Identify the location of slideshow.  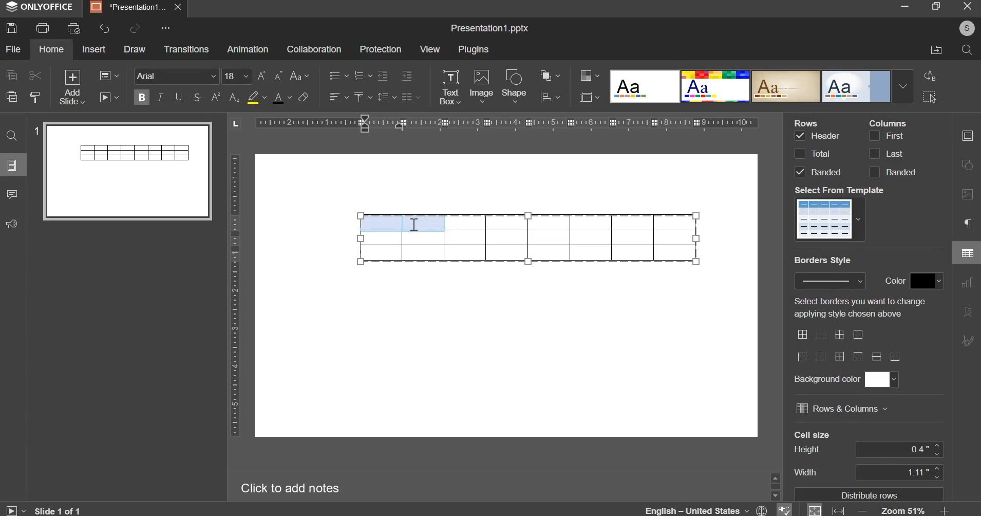
(110, 96).